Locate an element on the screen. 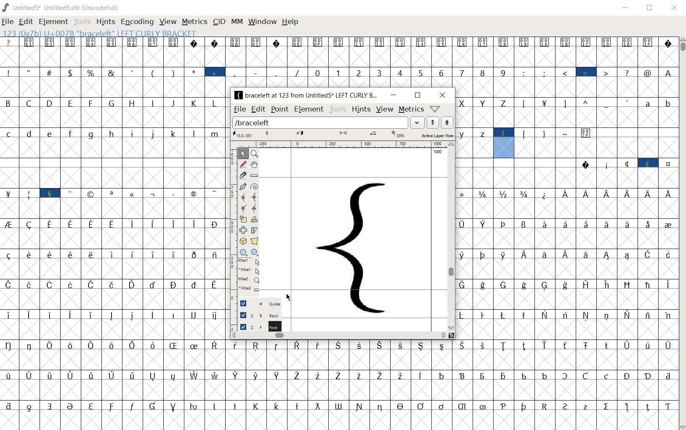 This screenshot has height=430, width=686. measure a distance, angle between points is located at coordinates (255, 176).